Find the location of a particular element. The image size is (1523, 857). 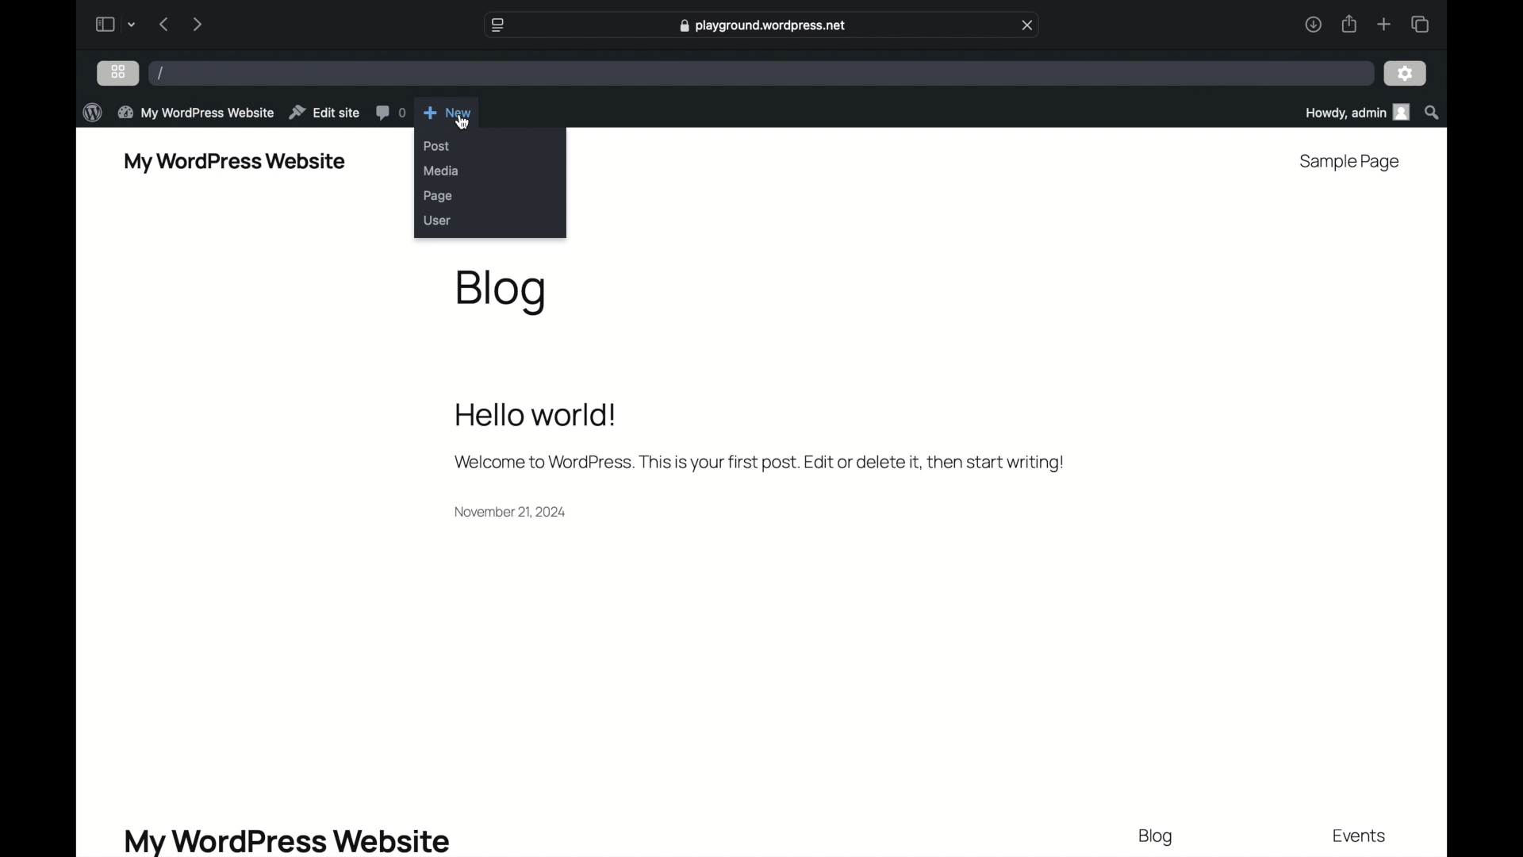

date is located at coordinates (511, 512).